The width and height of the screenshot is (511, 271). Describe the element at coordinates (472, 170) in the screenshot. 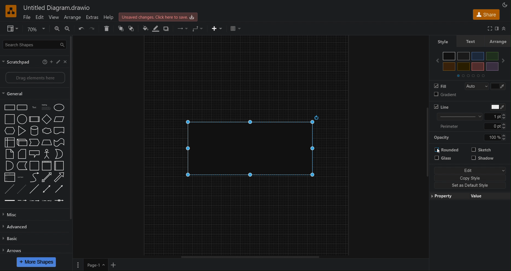

I see `Edit` at that location.